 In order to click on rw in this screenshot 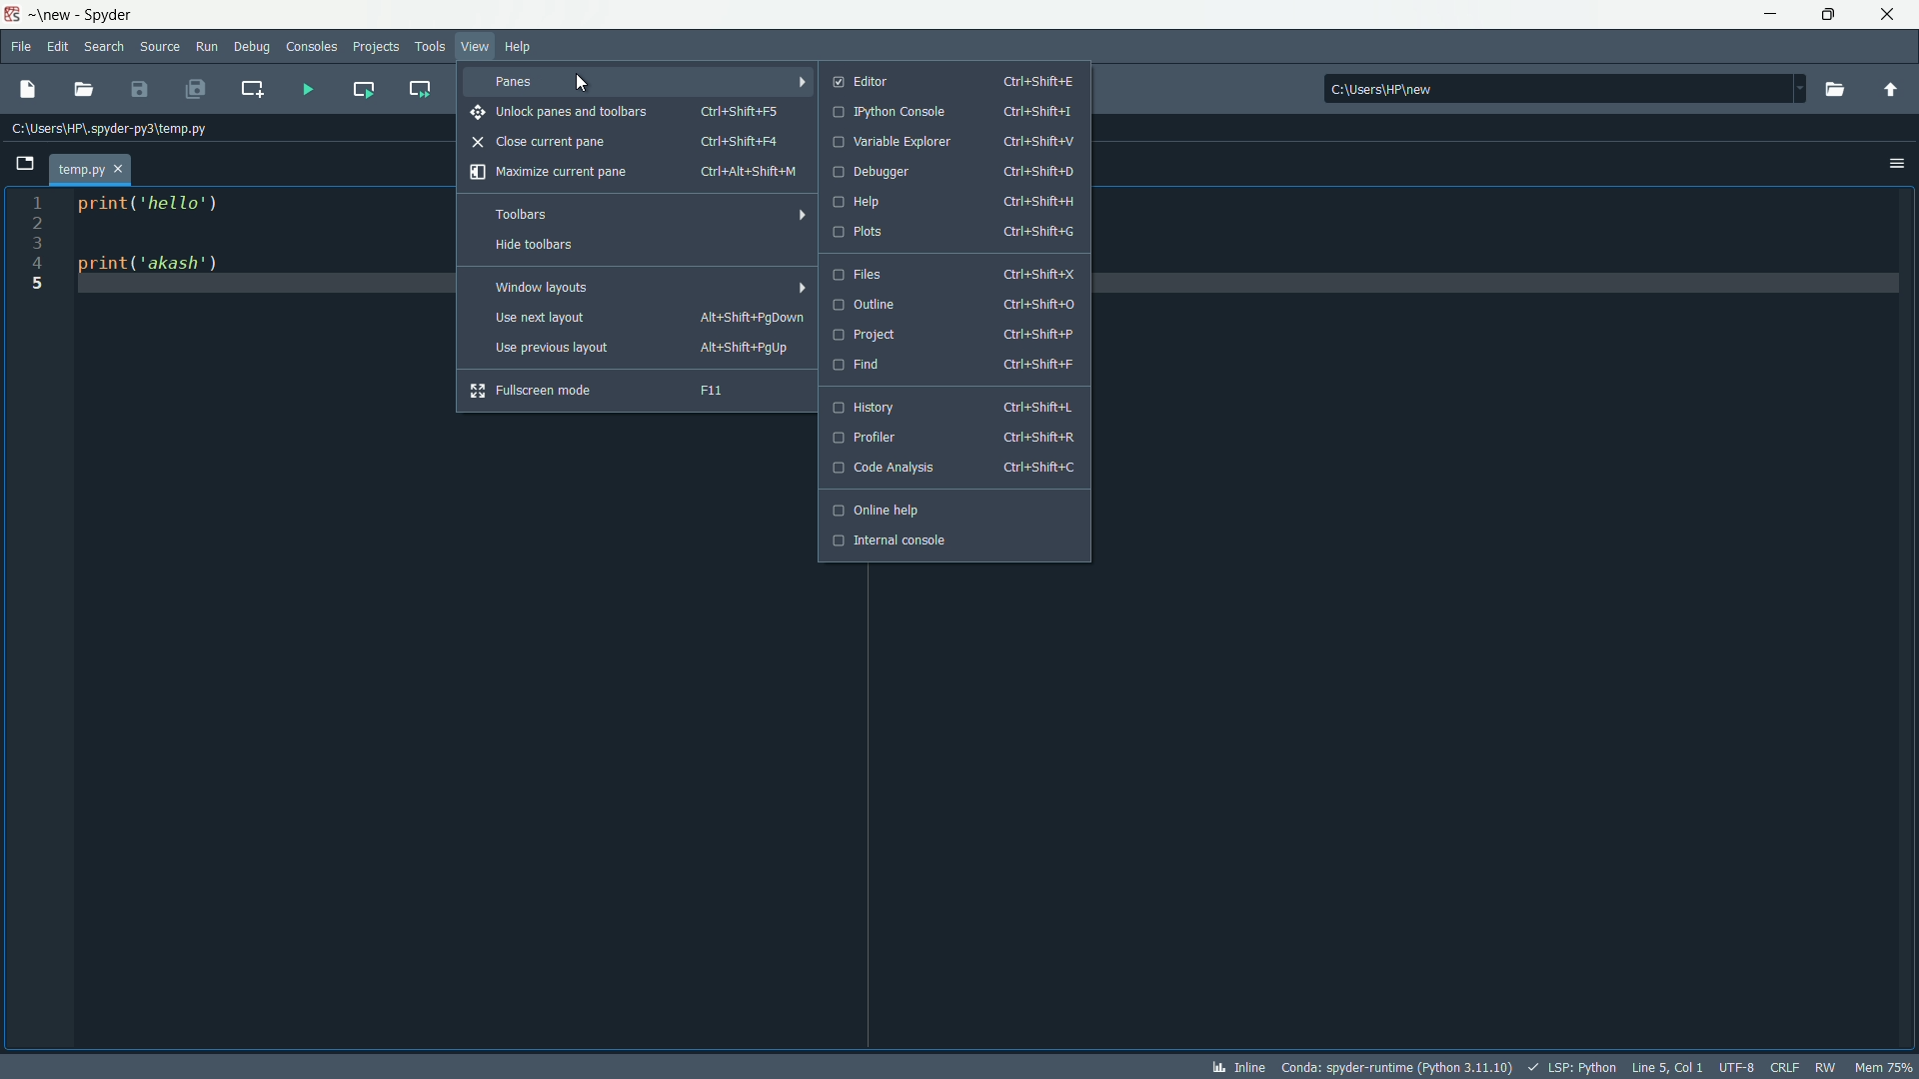, I will do `click(1825, 1067)`.